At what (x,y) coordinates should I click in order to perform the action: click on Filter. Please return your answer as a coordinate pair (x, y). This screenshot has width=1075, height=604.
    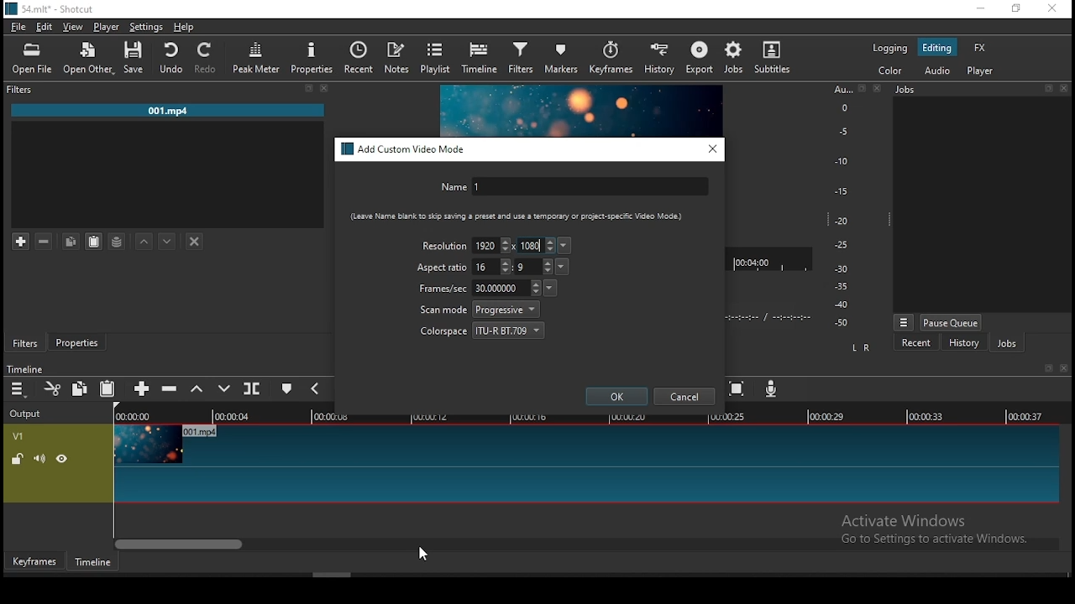
    Looking at the image, I should click on (22, 90).